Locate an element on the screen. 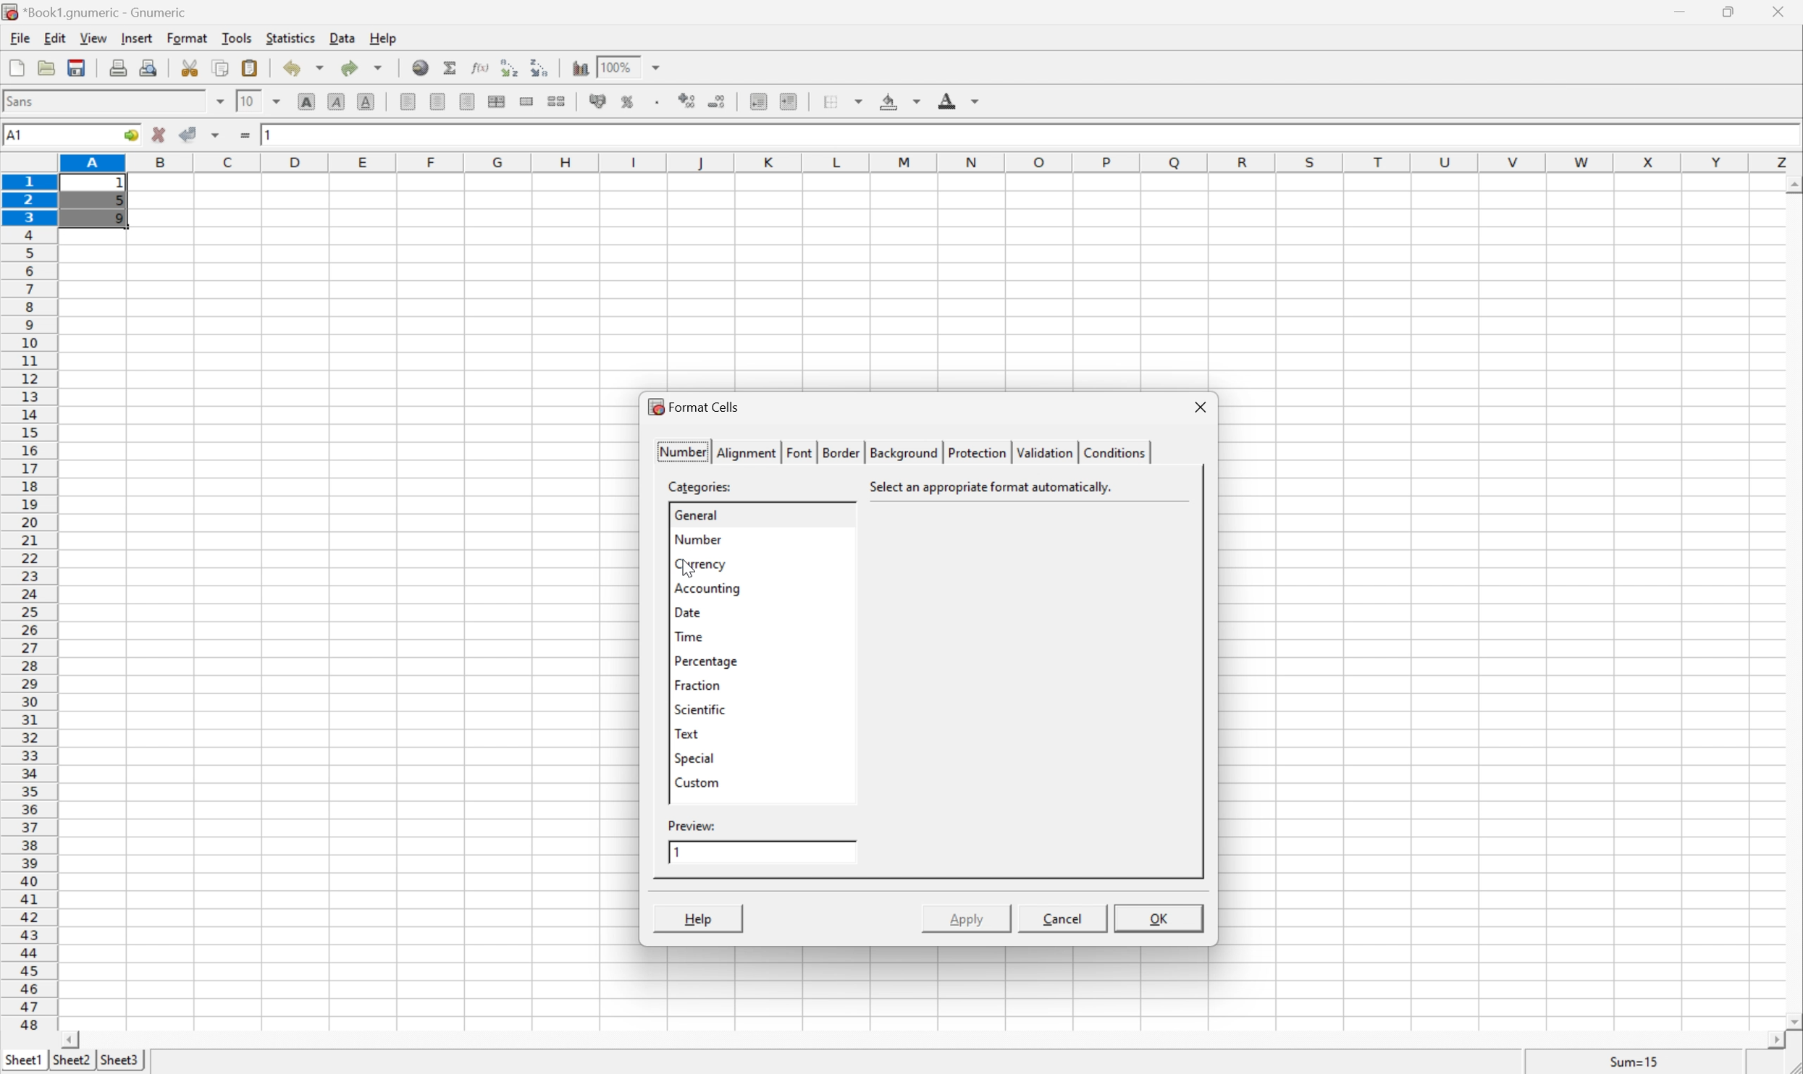  new is located at coordinates (17, 64).